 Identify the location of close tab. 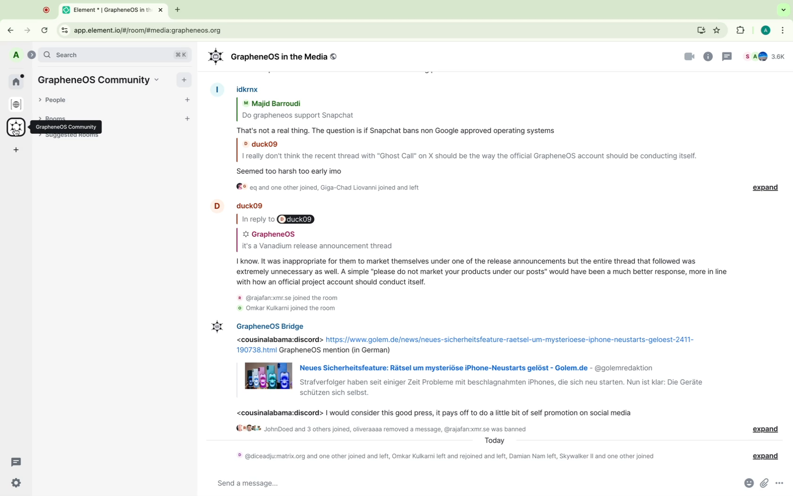
(161, 10).